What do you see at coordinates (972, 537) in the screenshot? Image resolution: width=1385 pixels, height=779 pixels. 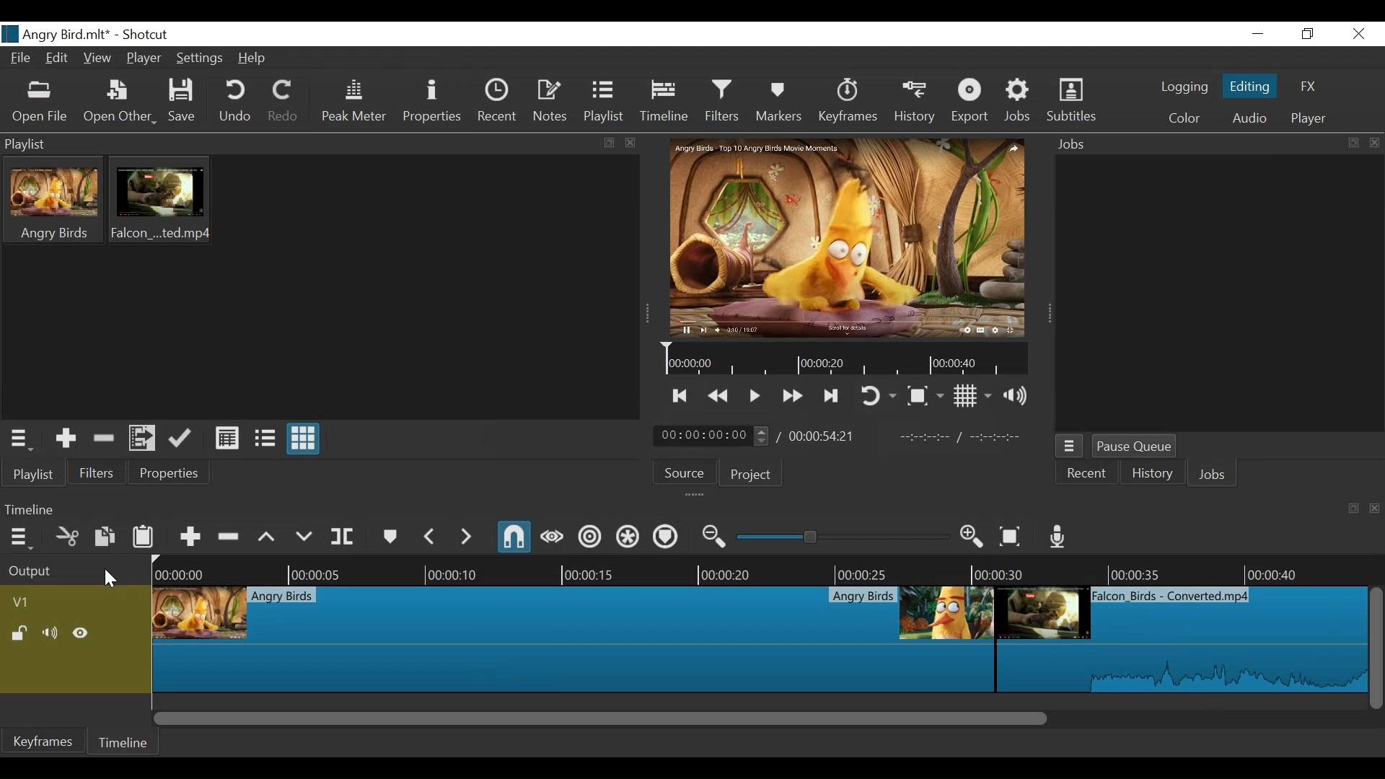 I see `Zoom timeline in` at bounding box center [972, 537].